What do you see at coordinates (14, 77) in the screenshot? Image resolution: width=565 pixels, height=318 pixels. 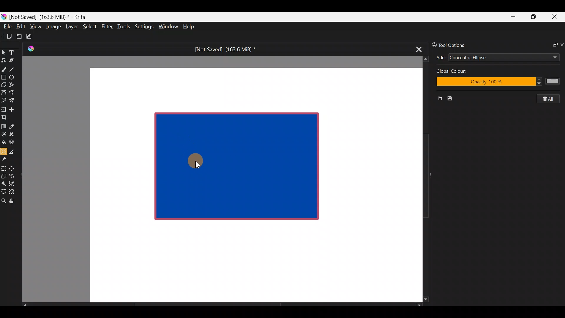 I see `Ellipse tool` at bounding box center [14, 77].